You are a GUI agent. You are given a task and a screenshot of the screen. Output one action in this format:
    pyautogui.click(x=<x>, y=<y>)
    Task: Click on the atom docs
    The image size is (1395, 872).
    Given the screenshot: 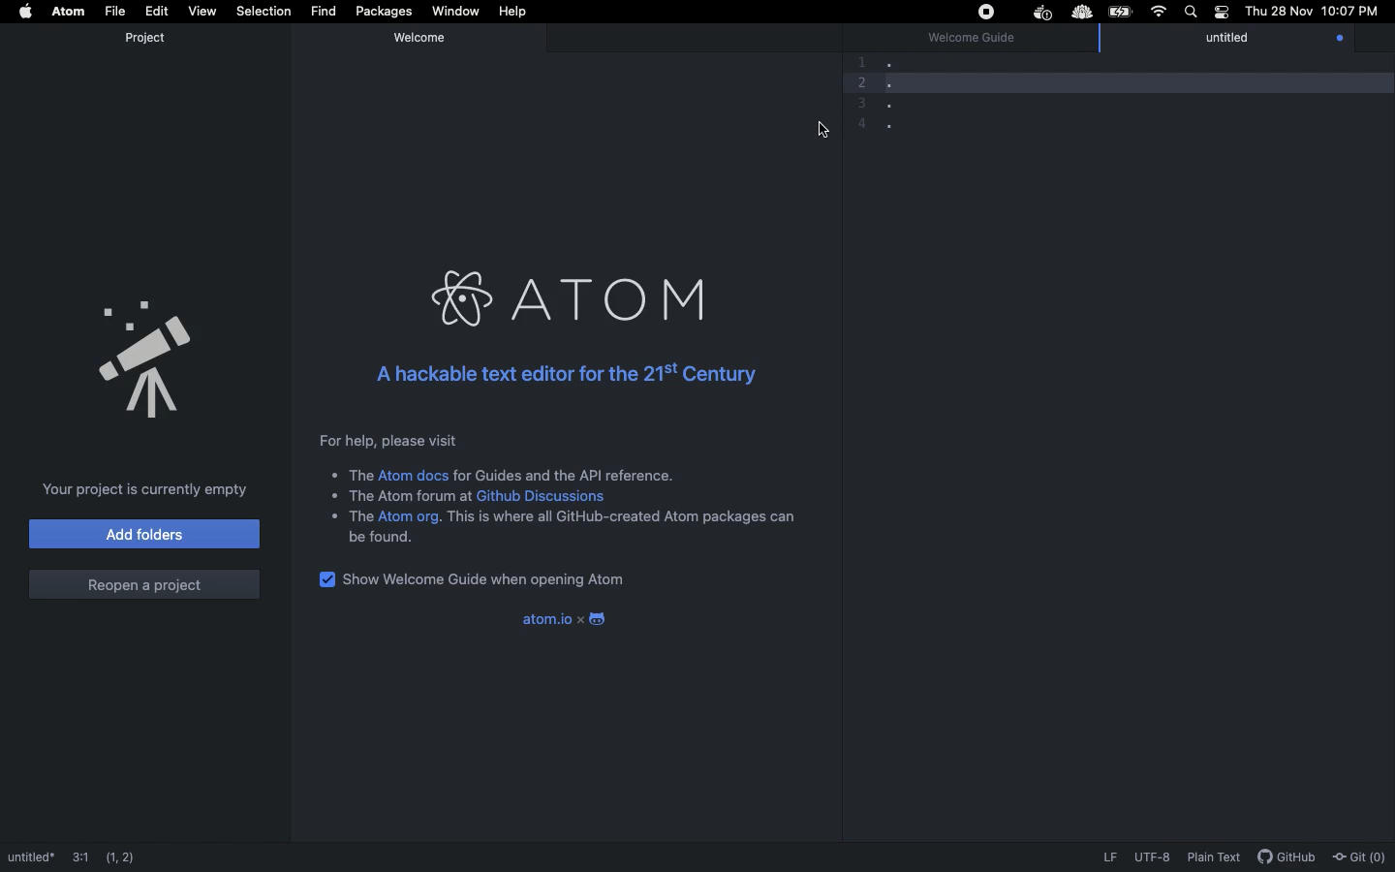 What is the action you would take?
    pyautogui.click(x=415, y=475)
    